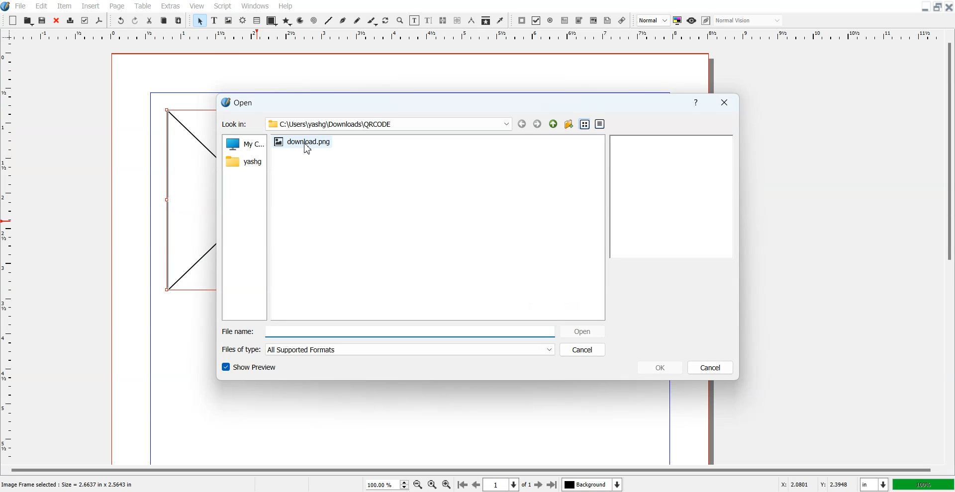  What do you see at coordinates (554, 124) in the screenshot?
I see `Parent Directory` at bounding box center [554, 124].